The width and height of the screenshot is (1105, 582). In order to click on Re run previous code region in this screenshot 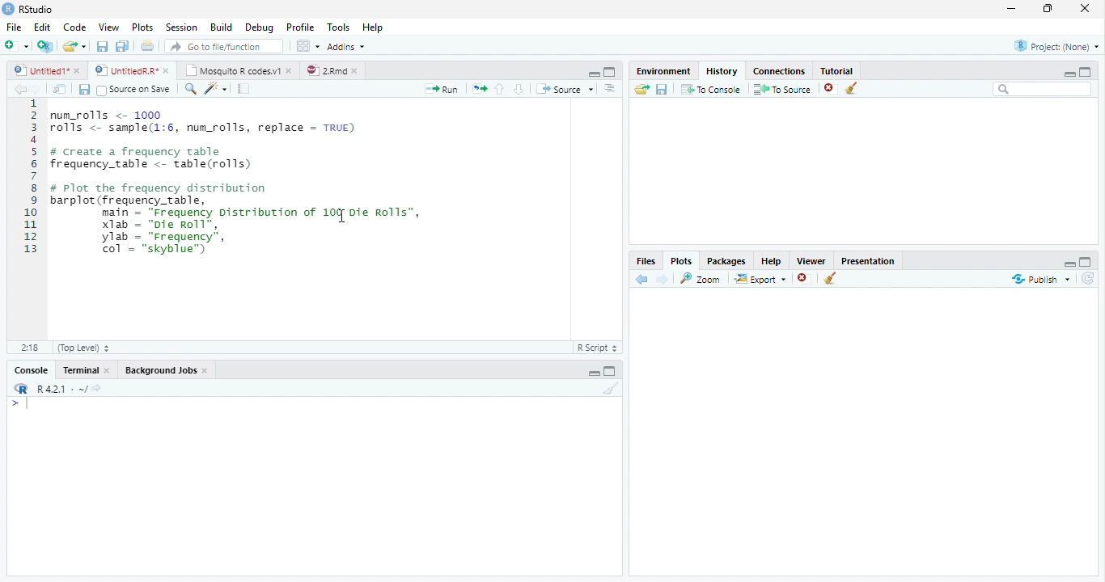, I will do `click(478, 90)`.